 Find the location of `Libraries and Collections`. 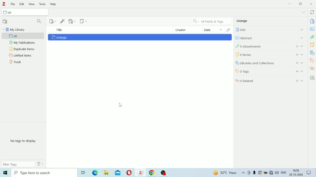

Libraries and Collections is located at coordinates (270, 63).